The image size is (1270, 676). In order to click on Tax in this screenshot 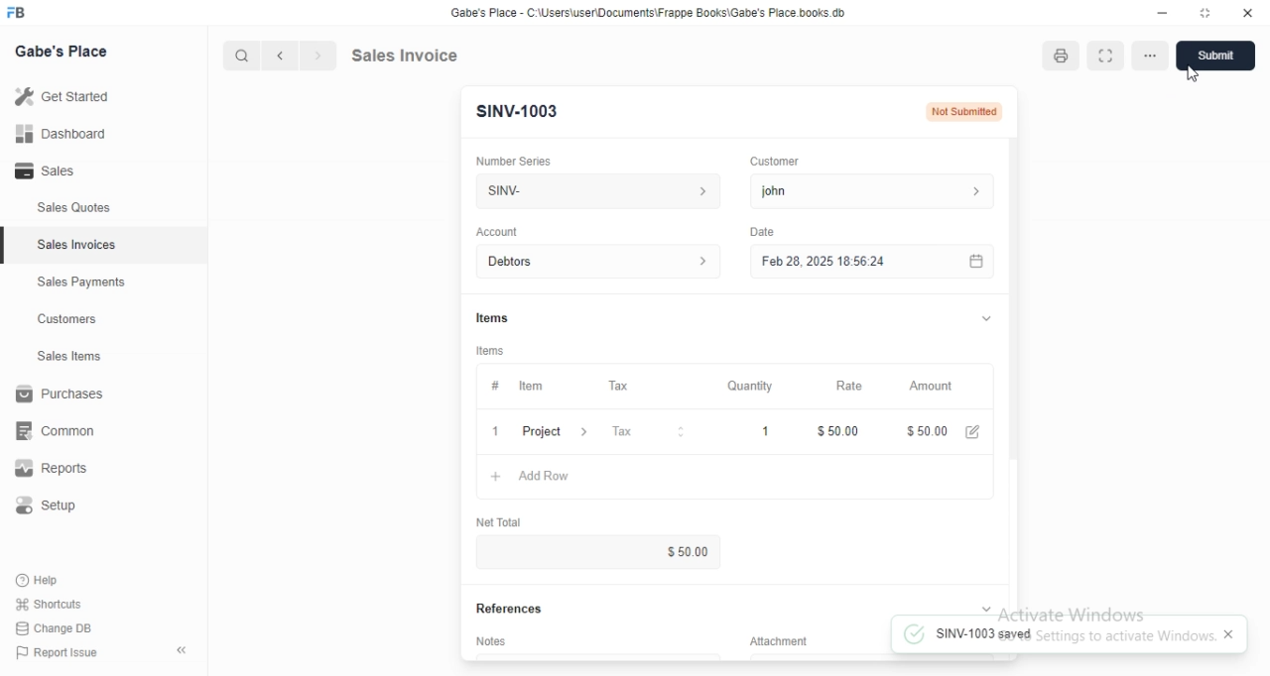, I will do `click(623, 387)`.